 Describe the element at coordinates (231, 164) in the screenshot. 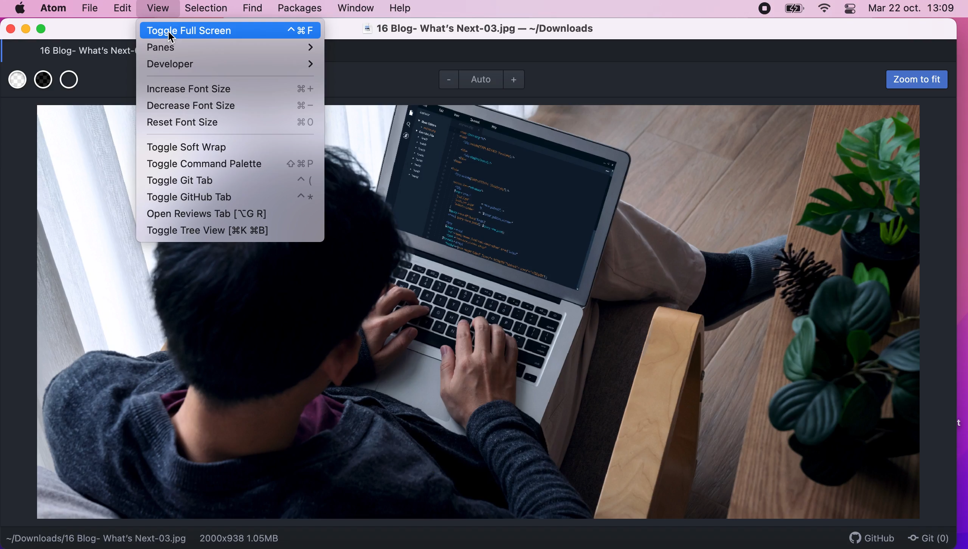

I see `toggle command palette` at that location.